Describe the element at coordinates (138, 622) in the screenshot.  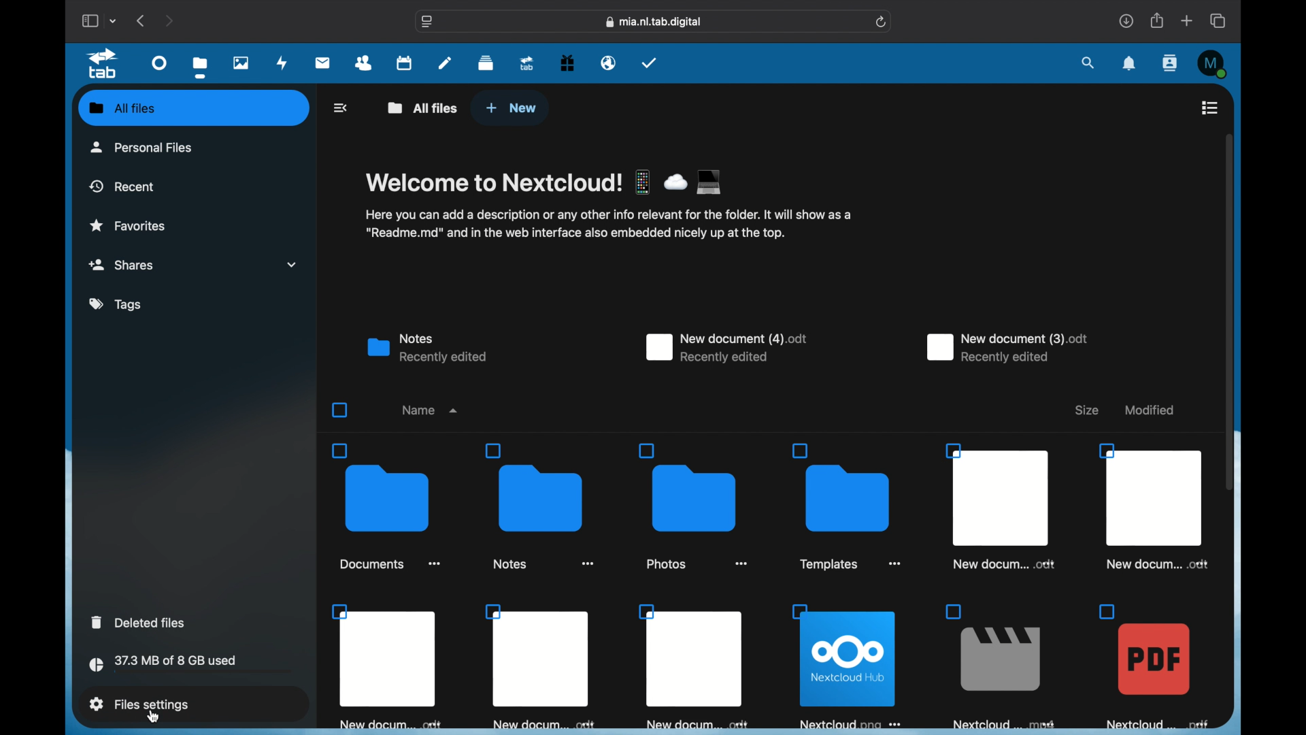
I see `deleted files` at that location.